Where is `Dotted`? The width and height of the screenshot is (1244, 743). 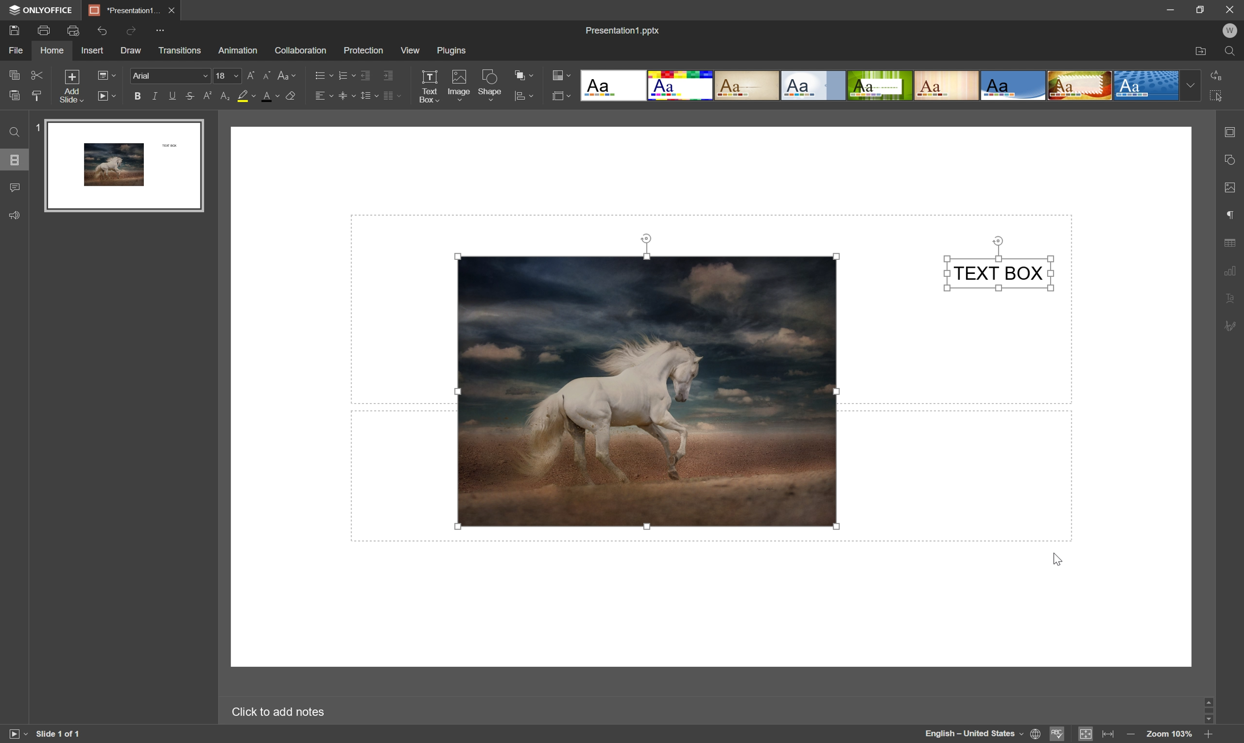 Dotted is located at coordinates (1148, 87).